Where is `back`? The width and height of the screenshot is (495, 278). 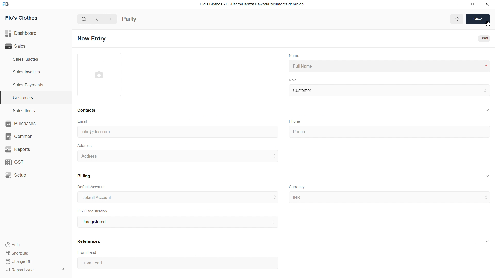
back is located at coordinates (98, 19).